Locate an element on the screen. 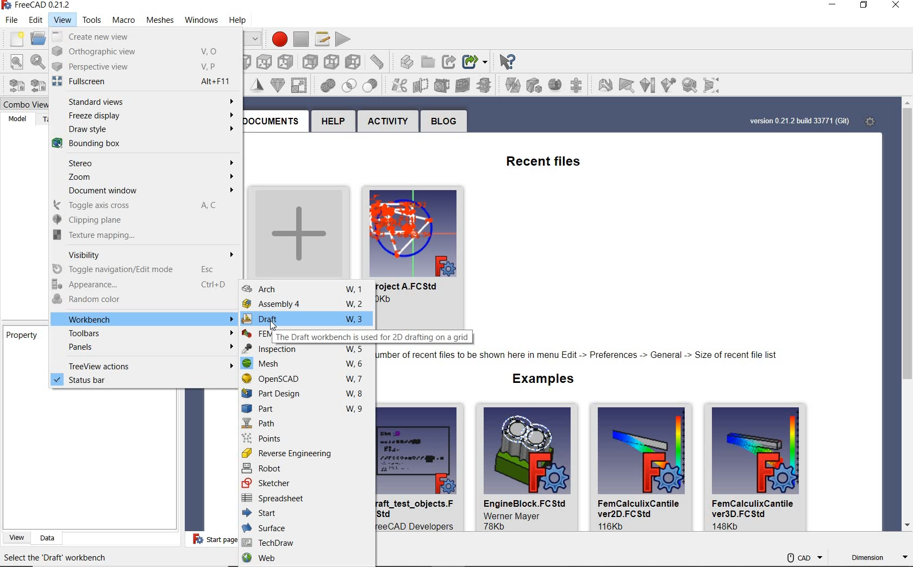  clipping plane is located at coordinates (139, 220).